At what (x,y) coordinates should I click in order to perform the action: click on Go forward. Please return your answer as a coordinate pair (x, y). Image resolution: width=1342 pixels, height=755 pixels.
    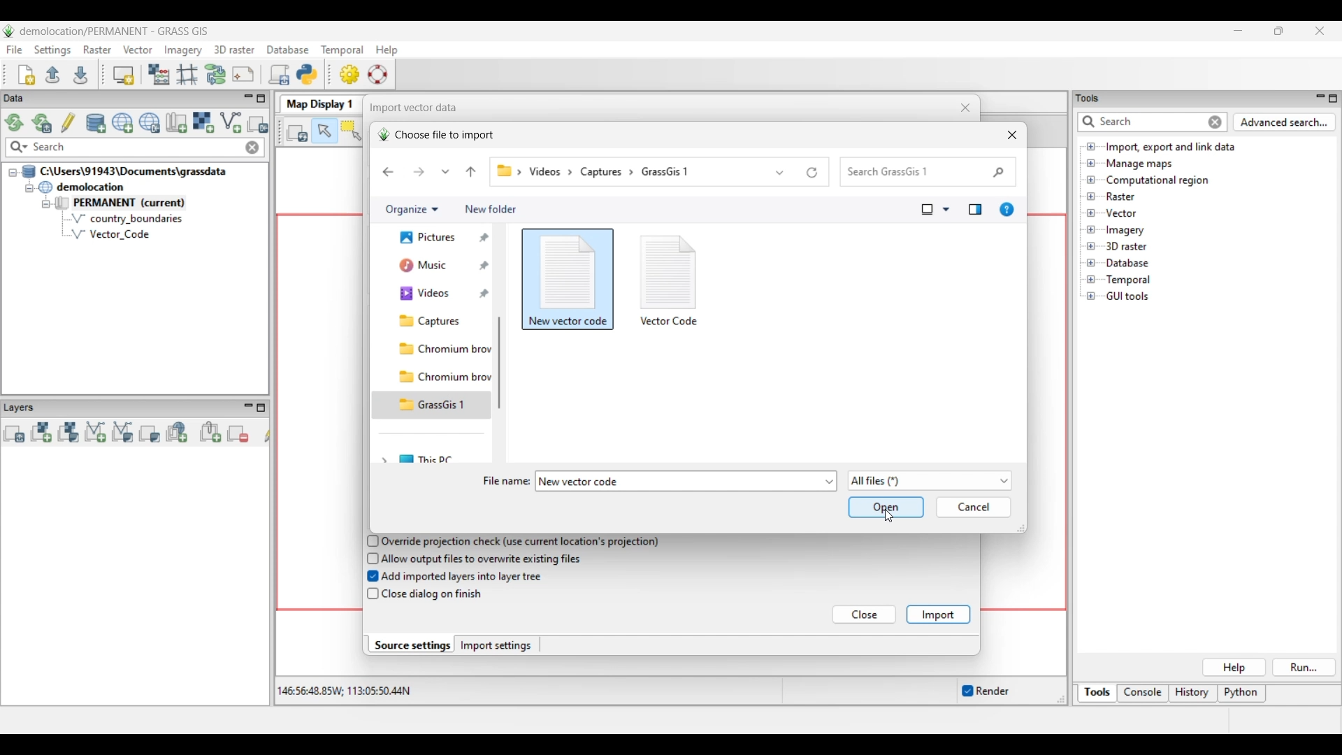
    Looking at the image, I should click on (419, 171).